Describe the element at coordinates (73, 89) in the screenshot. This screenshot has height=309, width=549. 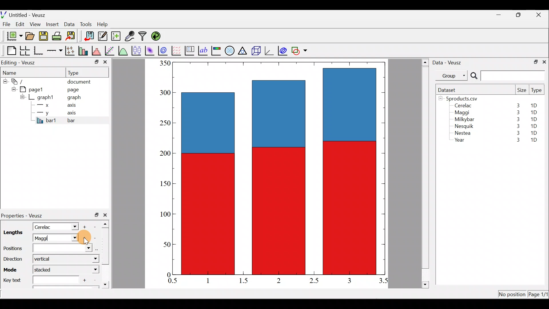
I see `page` at that location.